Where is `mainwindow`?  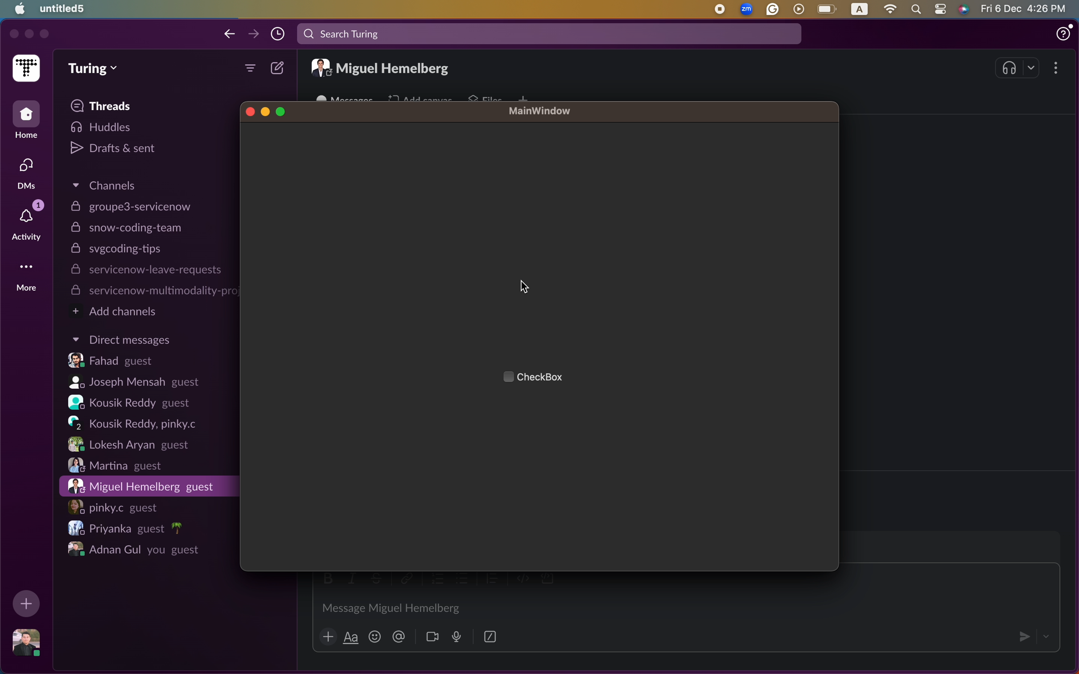
mainwindow is located at coordinates (540, 112).